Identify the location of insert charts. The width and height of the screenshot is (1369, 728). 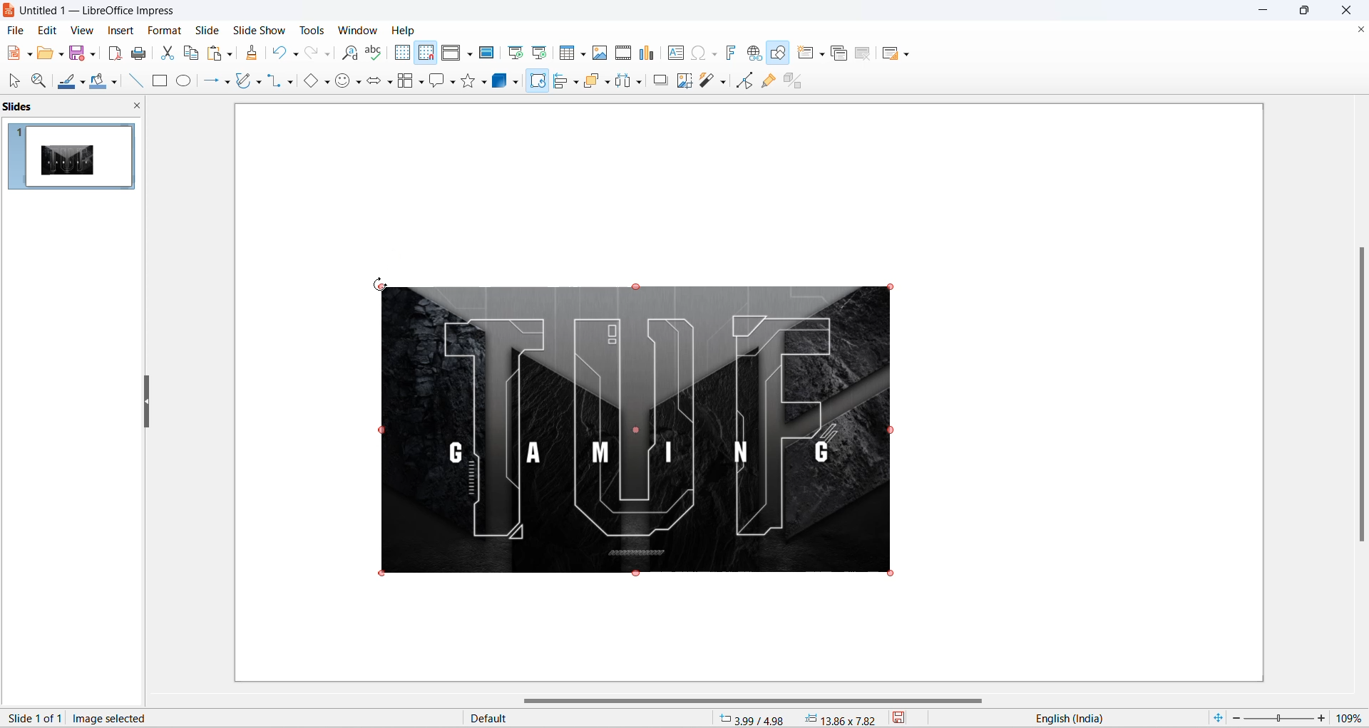
(647, 53).